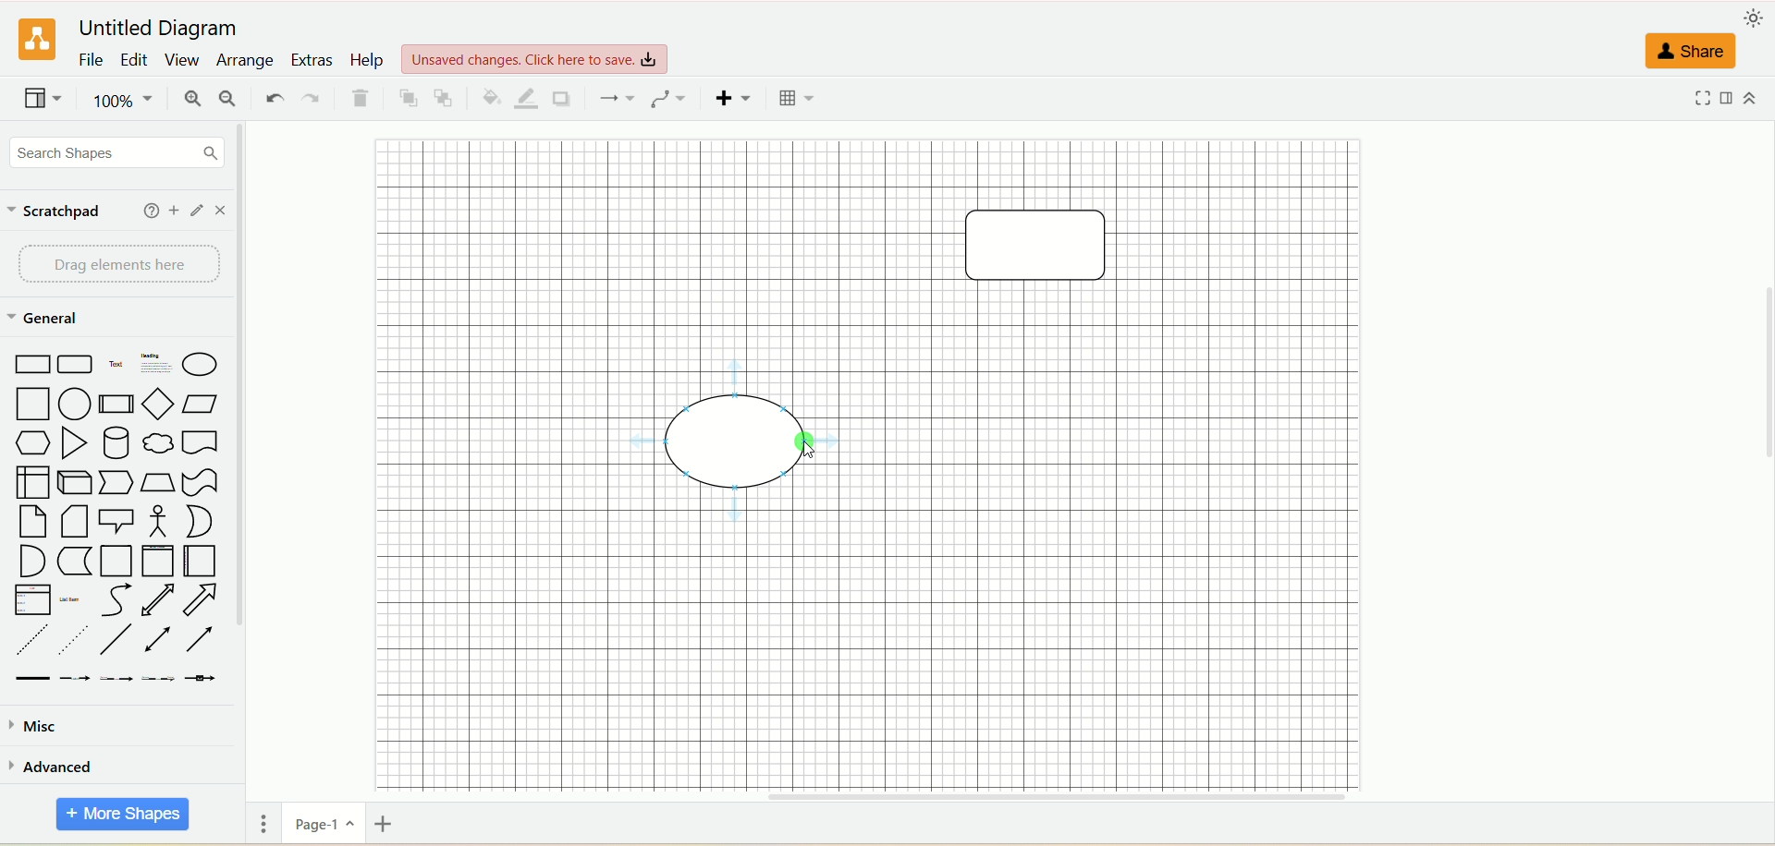 This screenshot has width=1775, height=846. Describe the element at coordinates (1756, 99) in the screenshot. I see `expand/collapse` at that location.